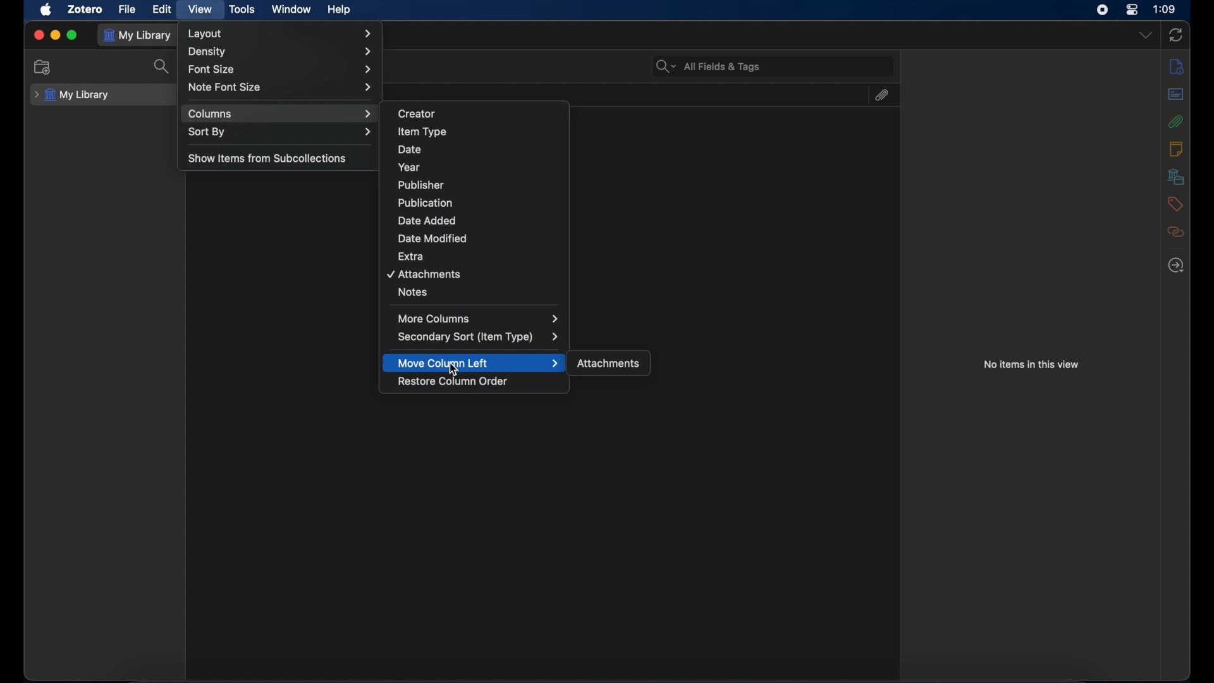  What do you see at coordinates (283, 51) in the screenshot?
I see `density` at bounding box center [283, 51].